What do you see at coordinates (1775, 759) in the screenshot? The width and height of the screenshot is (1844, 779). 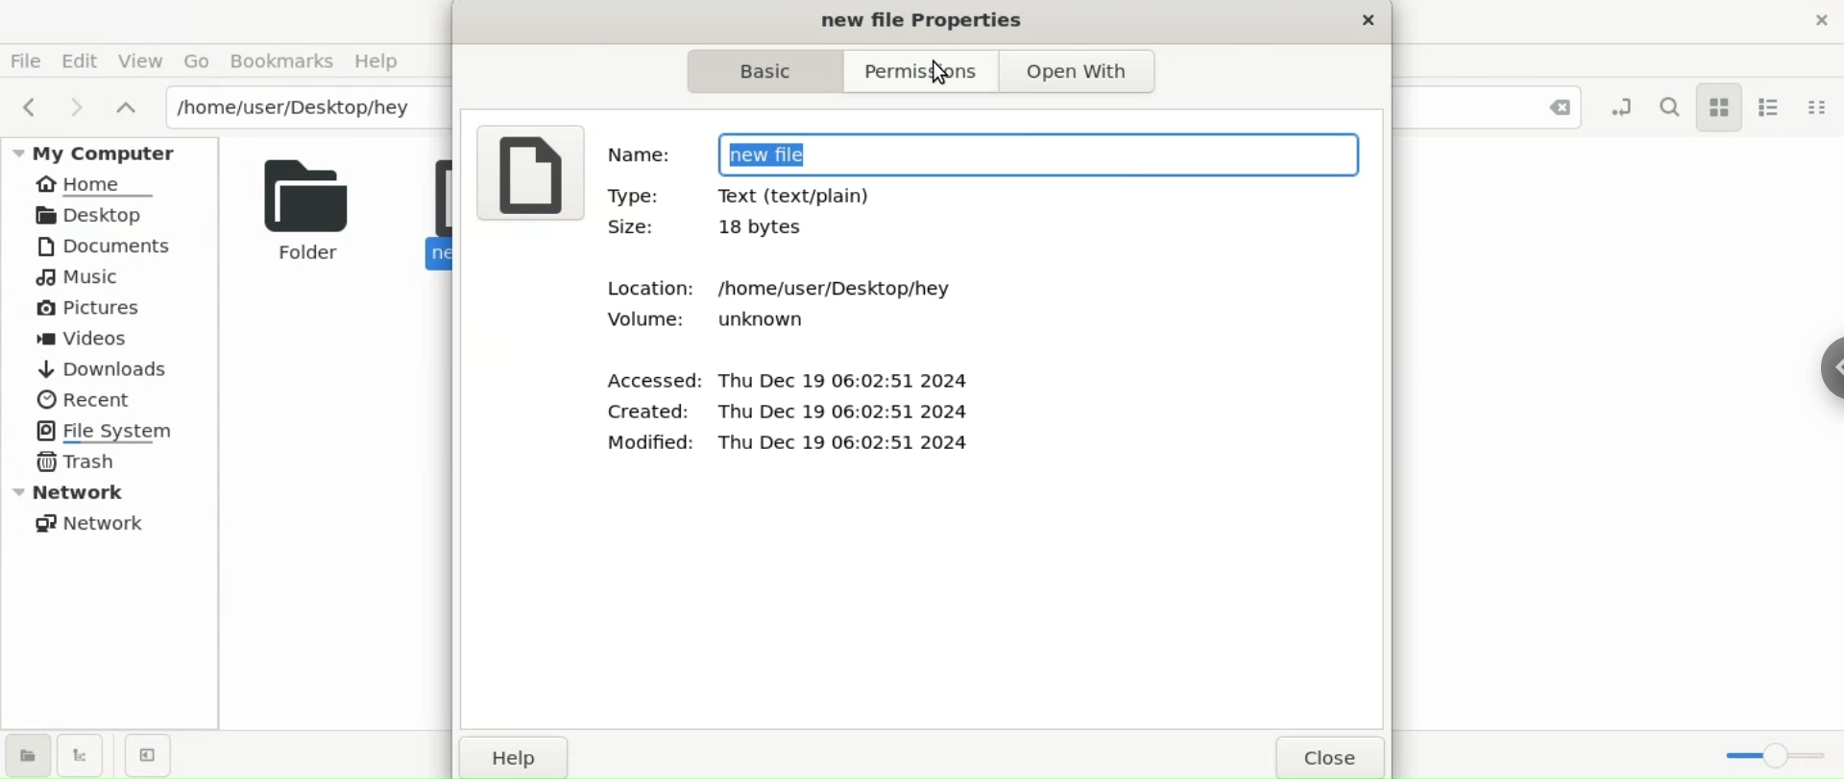 I see `zoom` at bounding box center [1775, 759].